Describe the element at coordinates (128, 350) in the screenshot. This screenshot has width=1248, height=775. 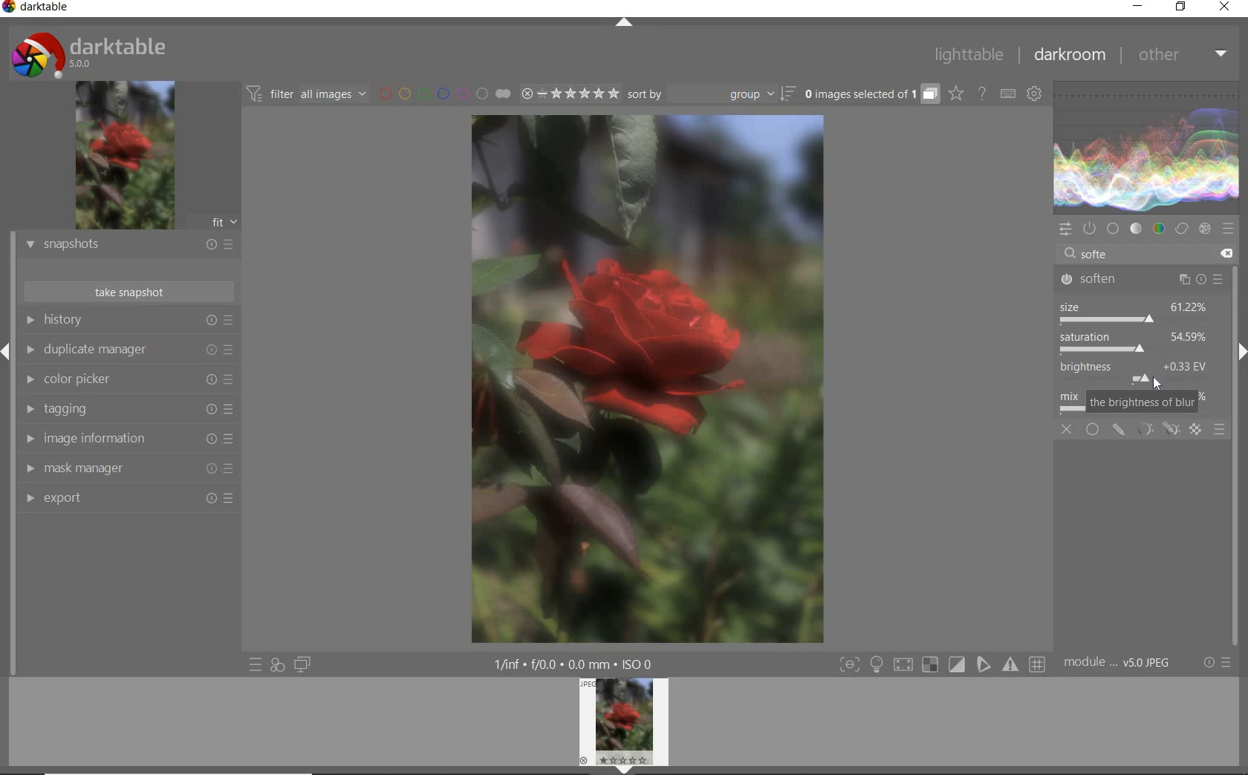
I see `duplicate manager` at that location.